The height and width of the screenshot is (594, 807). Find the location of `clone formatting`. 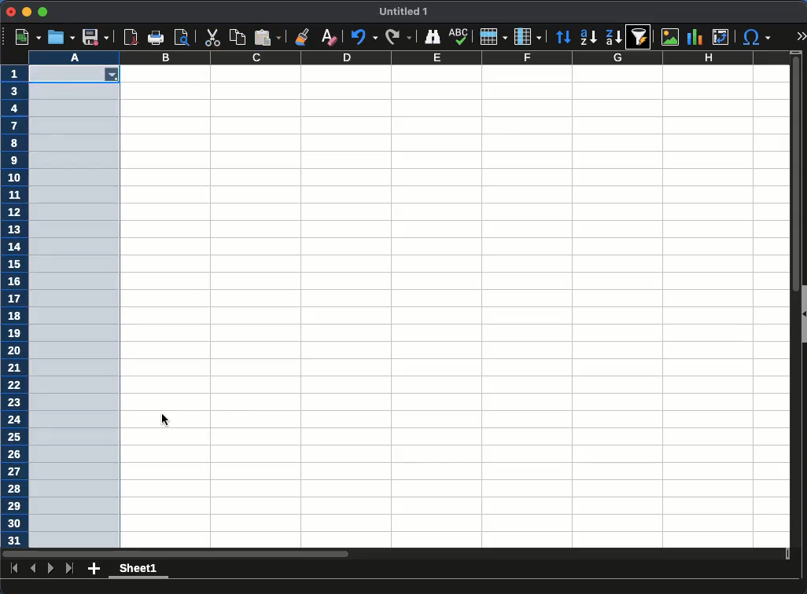

clone formatting is located at coordinates (304, 36).